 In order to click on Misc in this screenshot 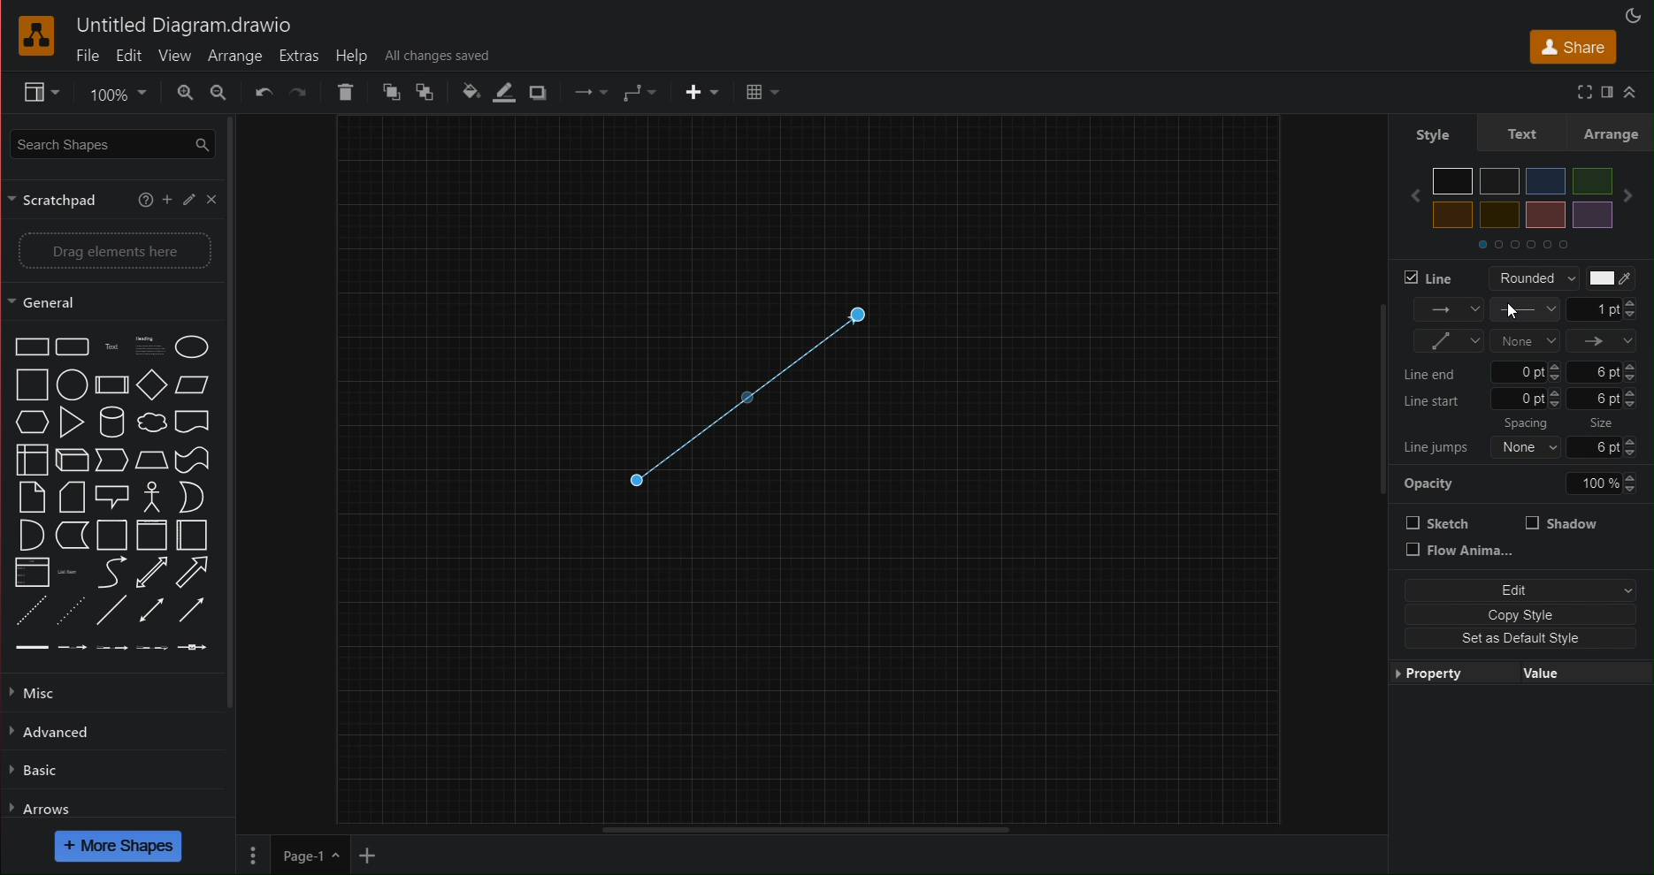, I will do `click(41, 692)`.